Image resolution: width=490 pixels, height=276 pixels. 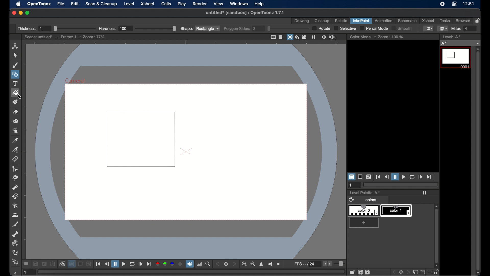 What do you see at coordinates (270, 264) in the screenshot?
I see `flip vertically` at bounding box center [270, 264].